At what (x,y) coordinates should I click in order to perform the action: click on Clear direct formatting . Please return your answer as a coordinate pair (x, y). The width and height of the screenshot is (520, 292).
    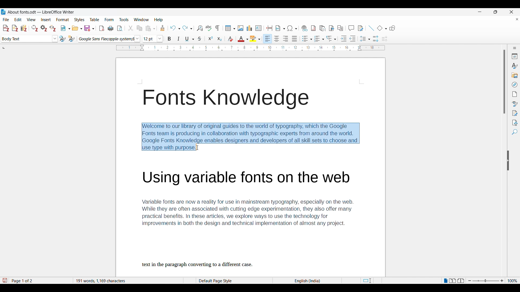
    Looking at the image, I should click on (230, 39).